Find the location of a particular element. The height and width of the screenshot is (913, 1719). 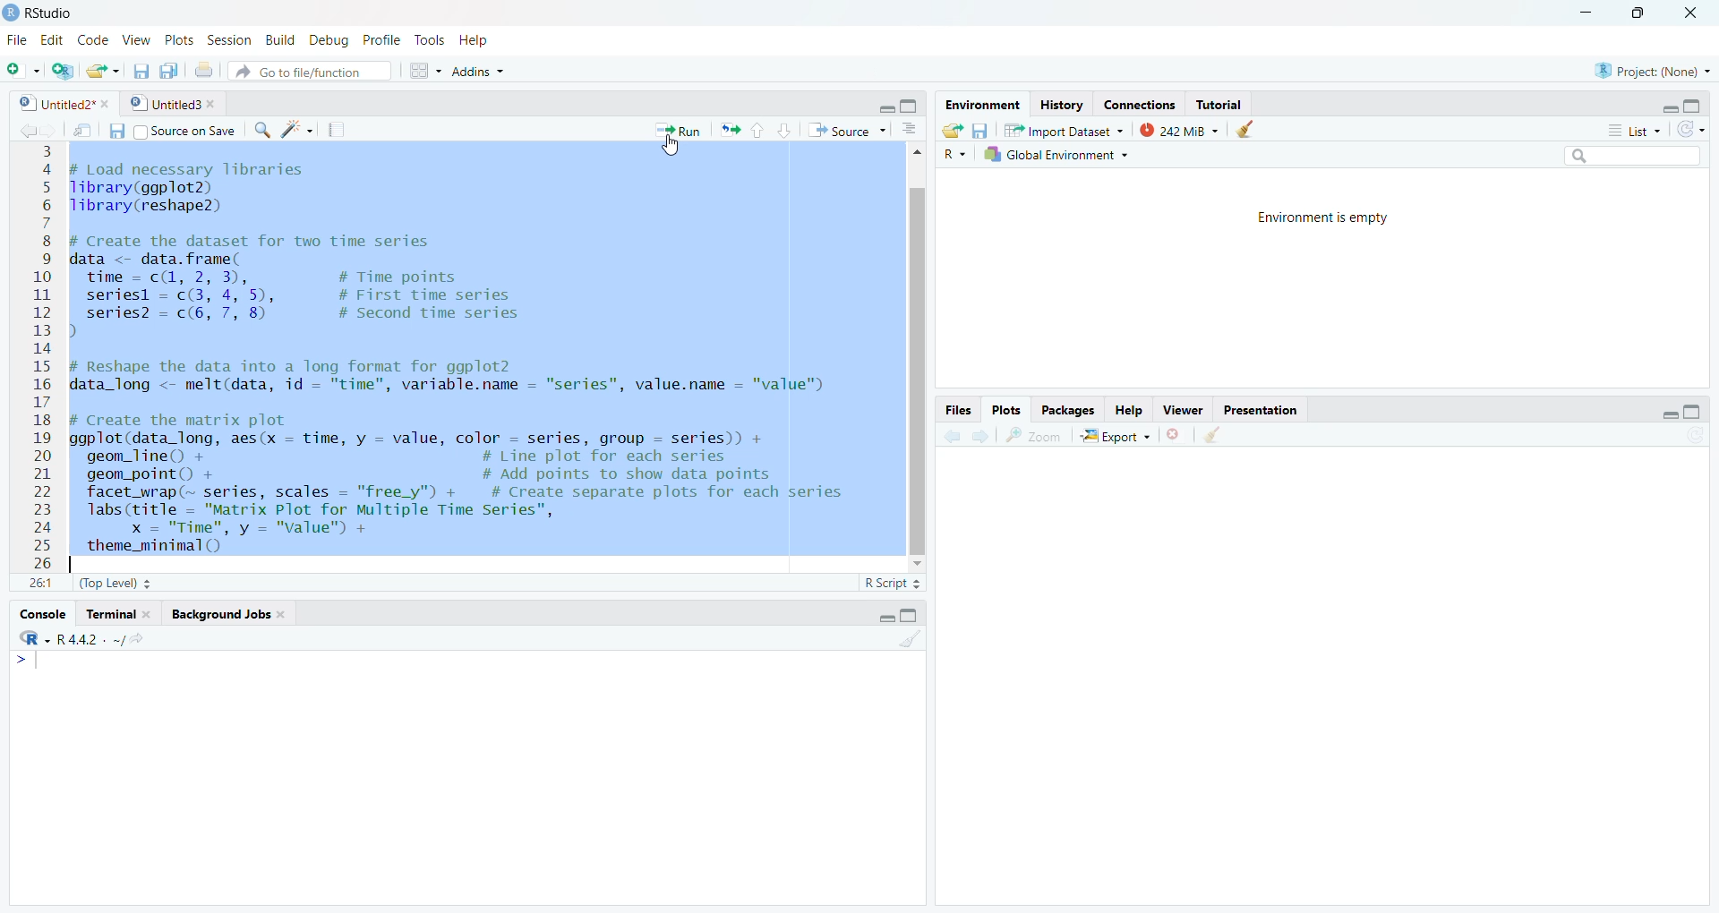

History is located at coordinates (1061, 106).